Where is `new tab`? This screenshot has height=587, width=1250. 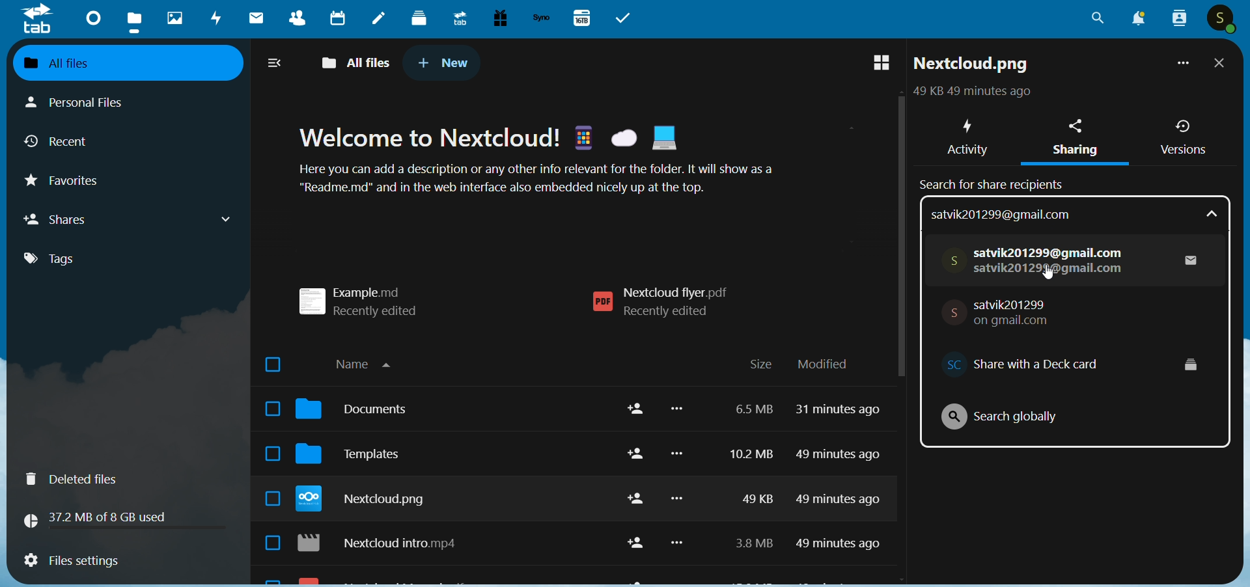
new tab is located at coordinates (444, 62).